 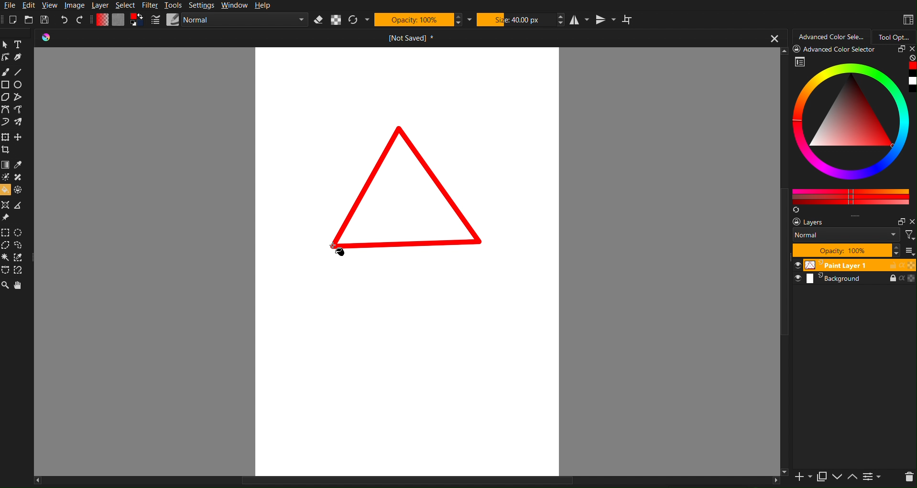 What do you see at coordinates (19, 122) in the screenshot?
I see `multibrush tool` at bounding box center [19, 122].